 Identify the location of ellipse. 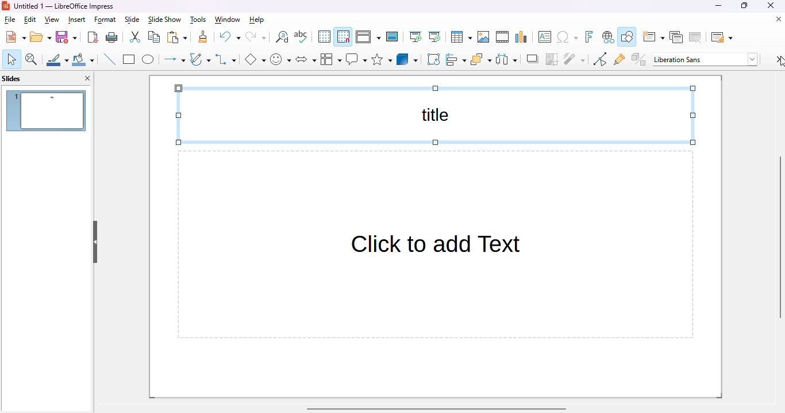
(148, 60).